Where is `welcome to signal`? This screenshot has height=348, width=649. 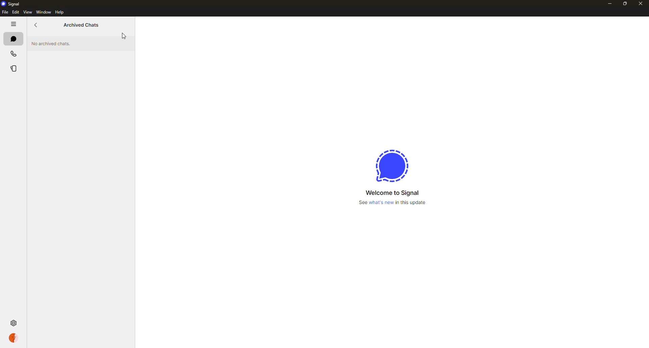 welcome to signal is located at coordinates (392, 193).